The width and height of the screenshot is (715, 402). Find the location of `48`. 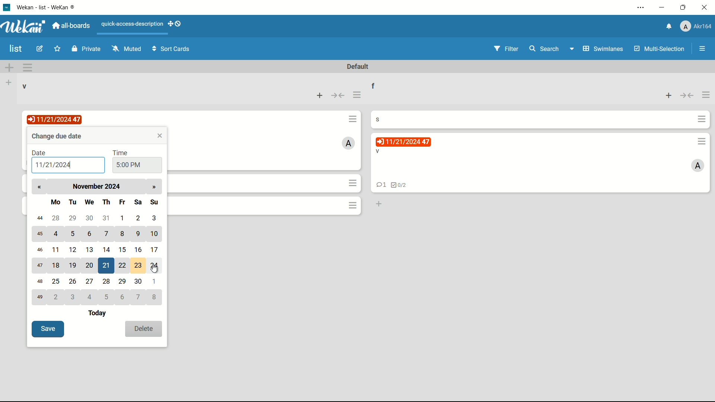

48 is located at coordinates (40, 283).